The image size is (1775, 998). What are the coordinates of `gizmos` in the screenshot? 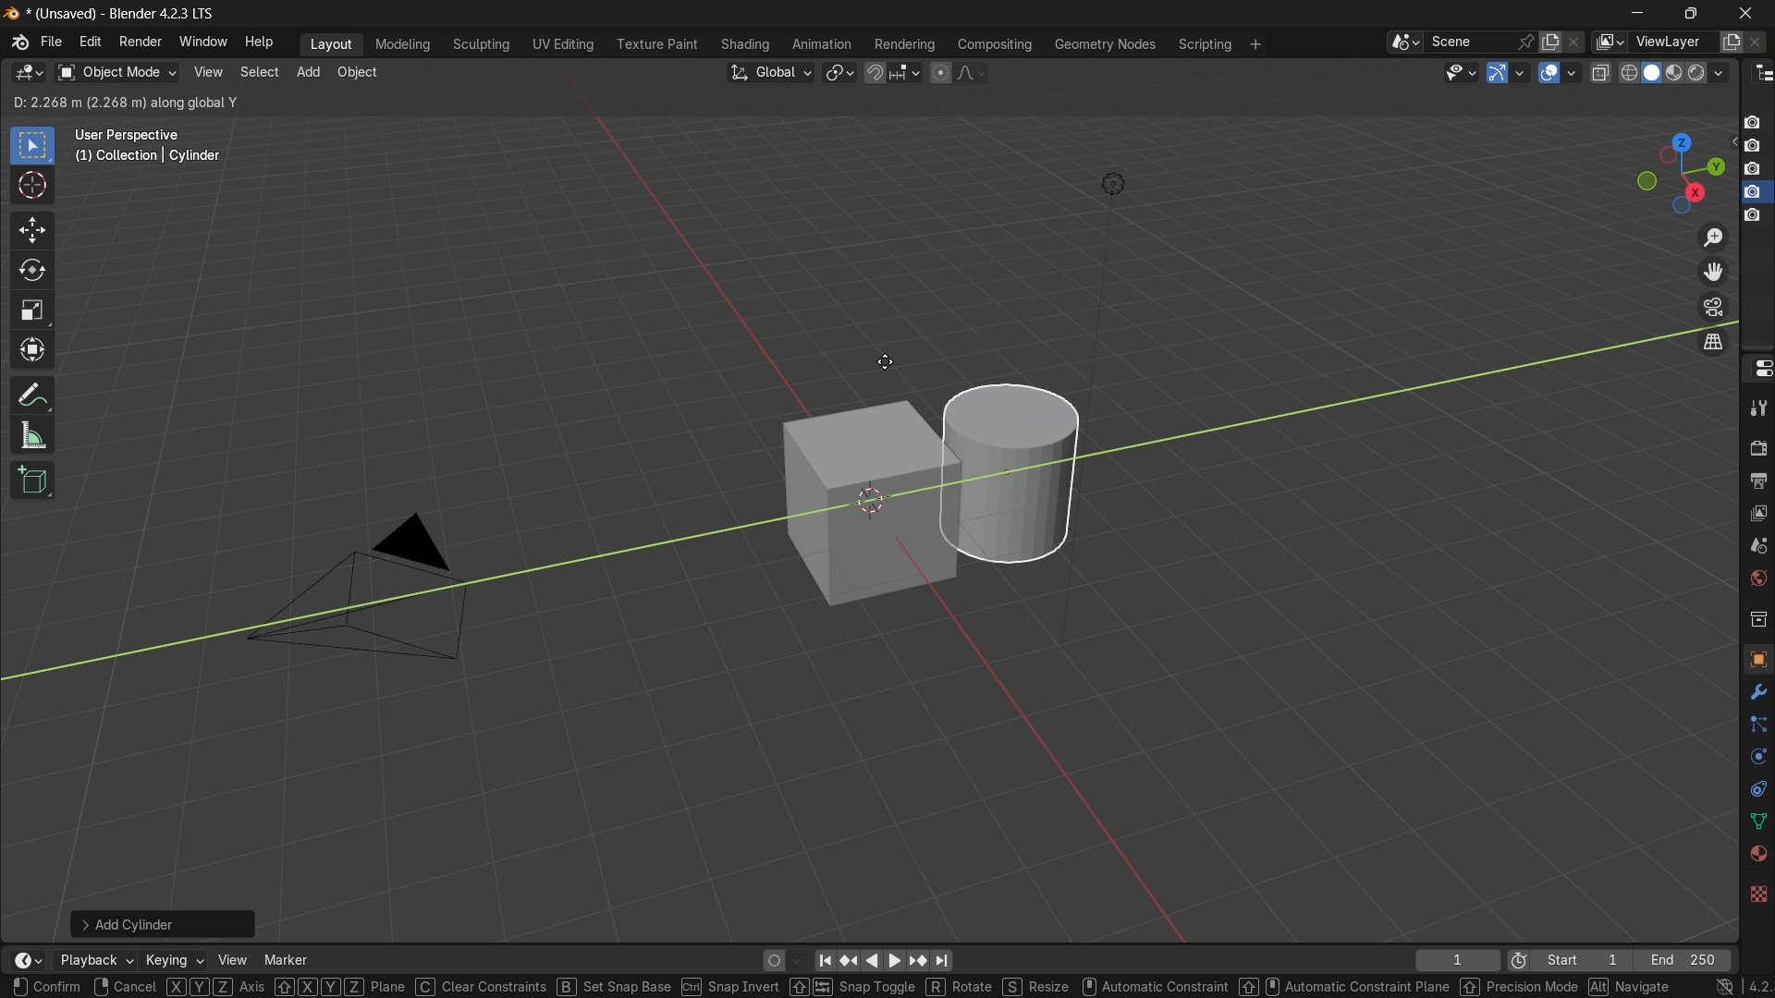 It's located at (1519, 72).